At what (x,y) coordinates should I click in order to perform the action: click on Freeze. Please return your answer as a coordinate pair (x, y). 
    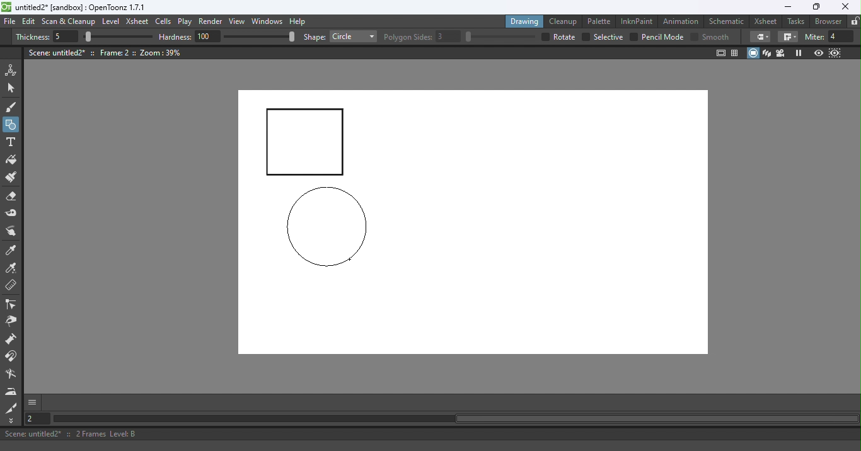
    Looking at the image, I should click on (799, 53).